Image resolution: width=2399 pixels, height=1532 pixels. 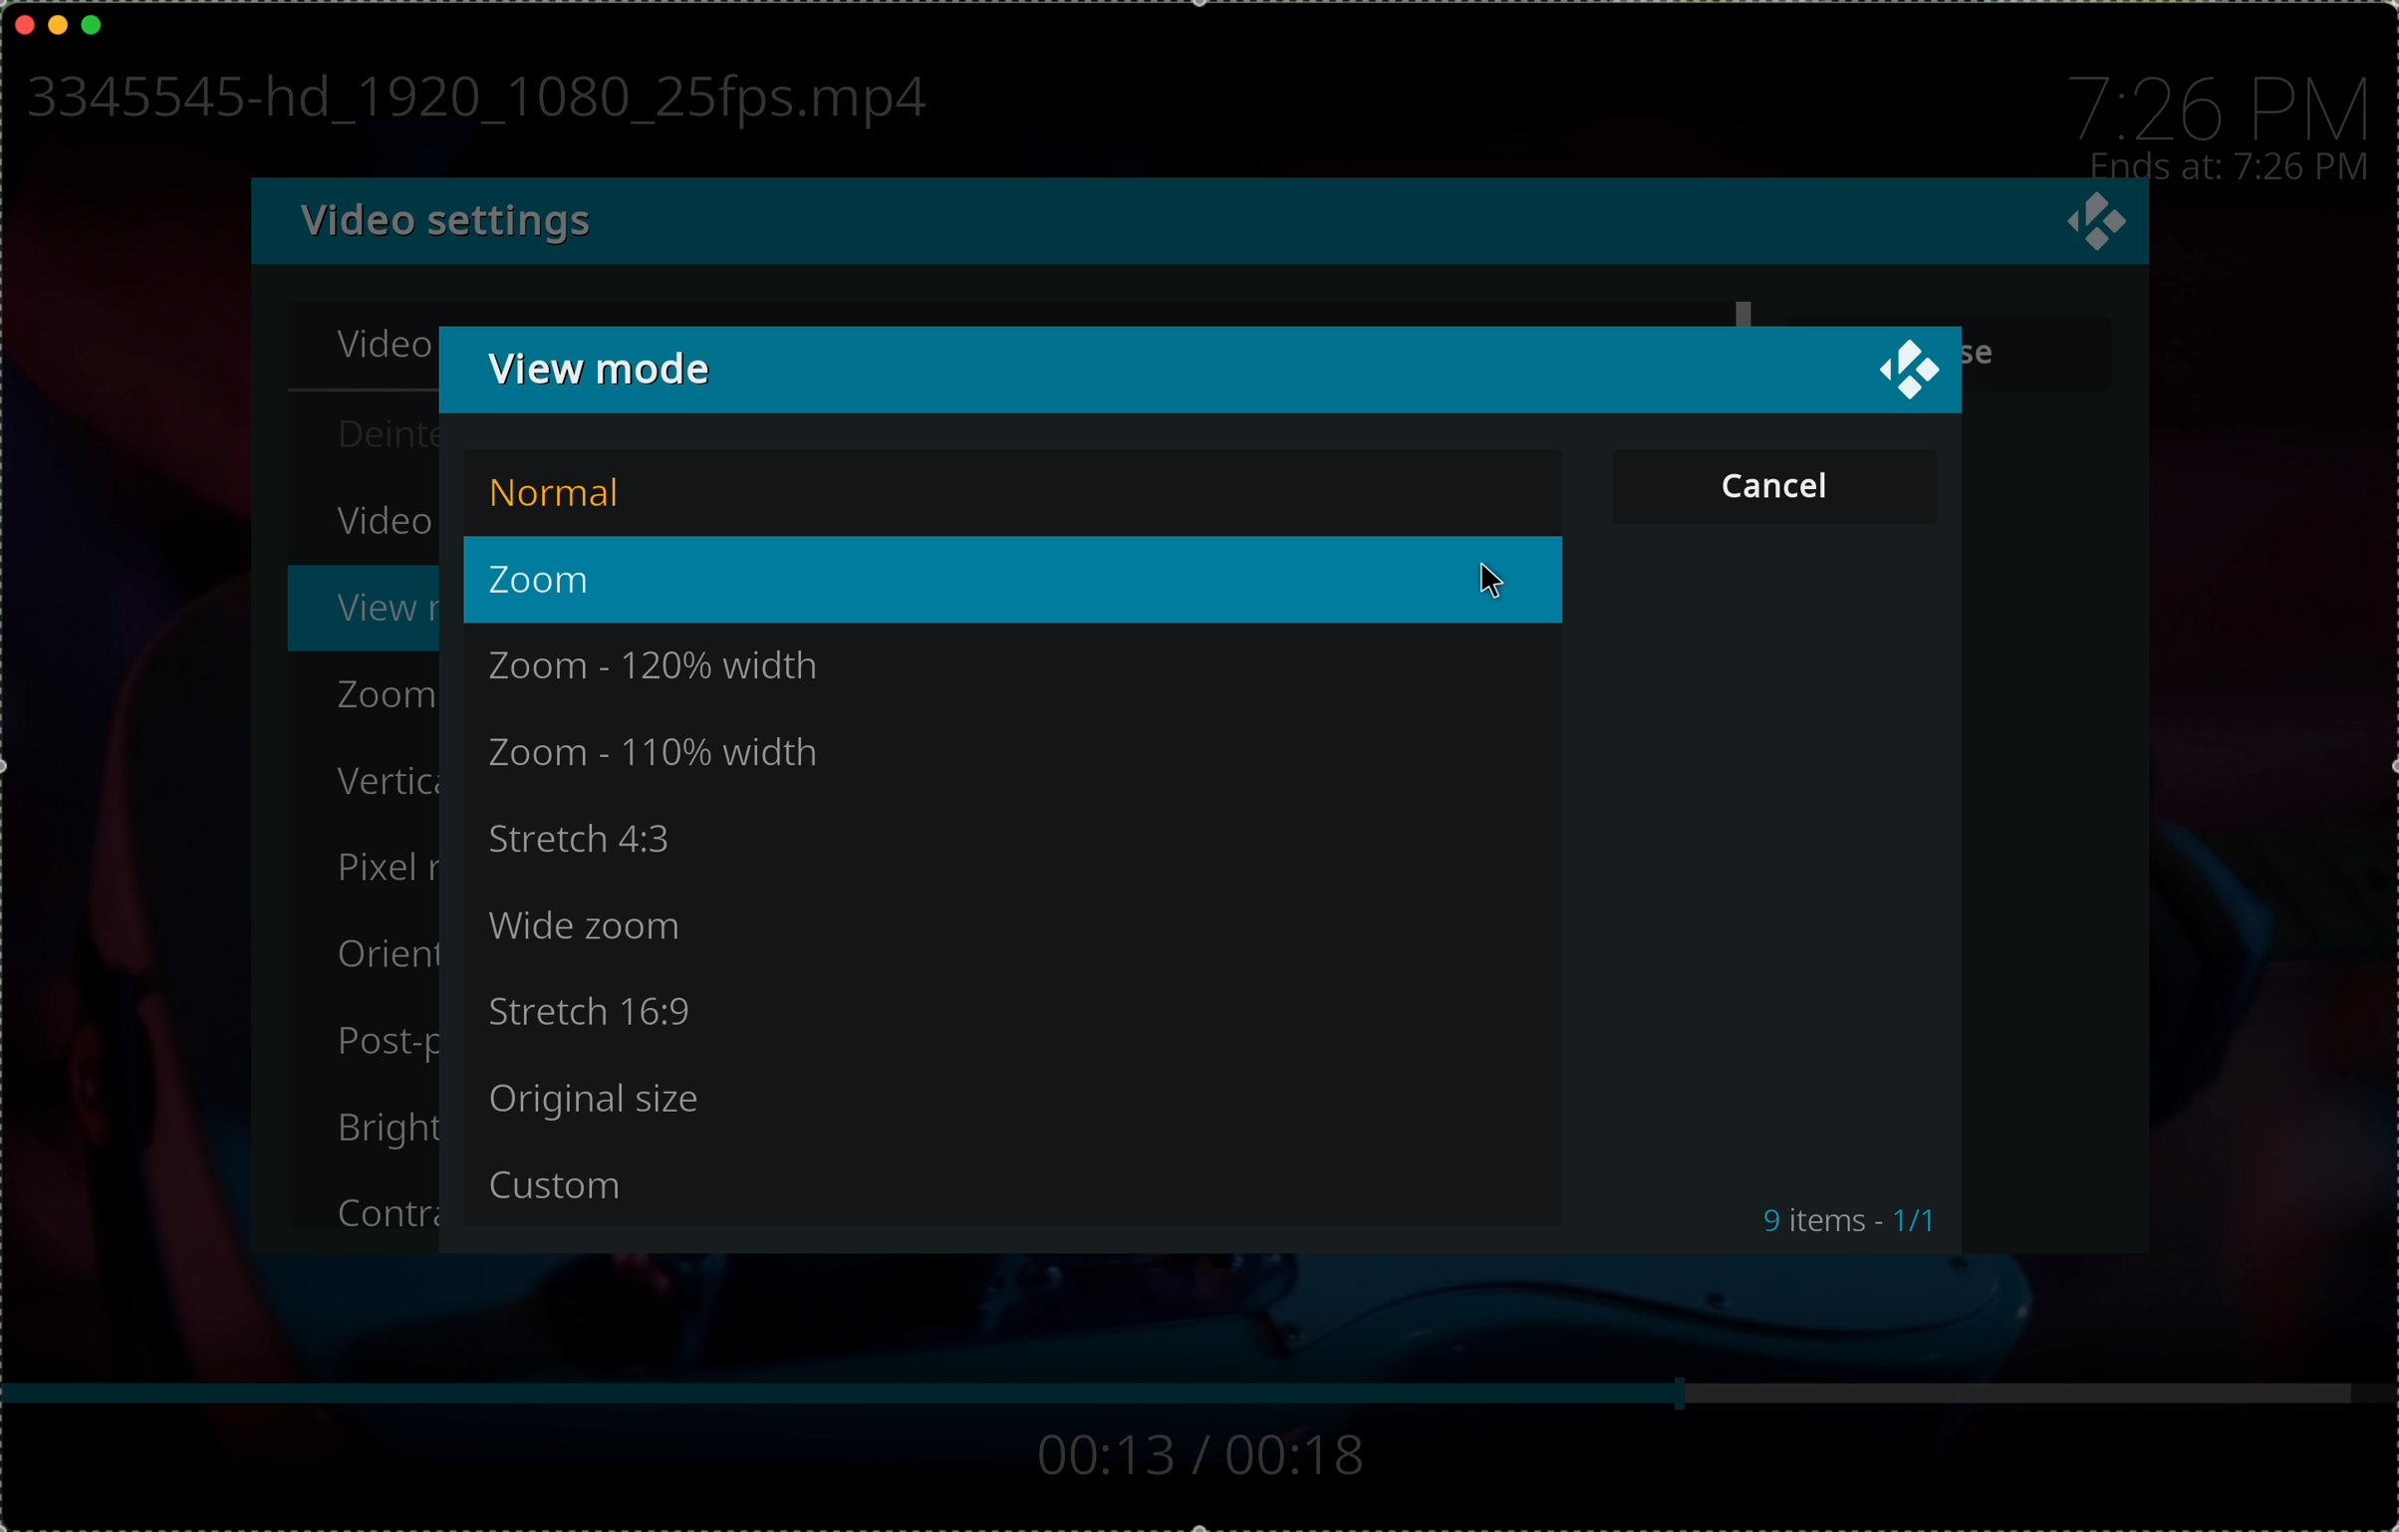 I want to click on zoom - 120% width, so click(x=656, y=670).